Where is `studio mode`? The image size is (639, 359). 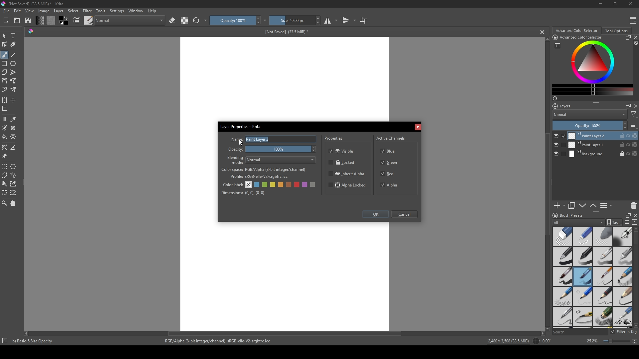 studio mode is located at coordinates (331, 20).